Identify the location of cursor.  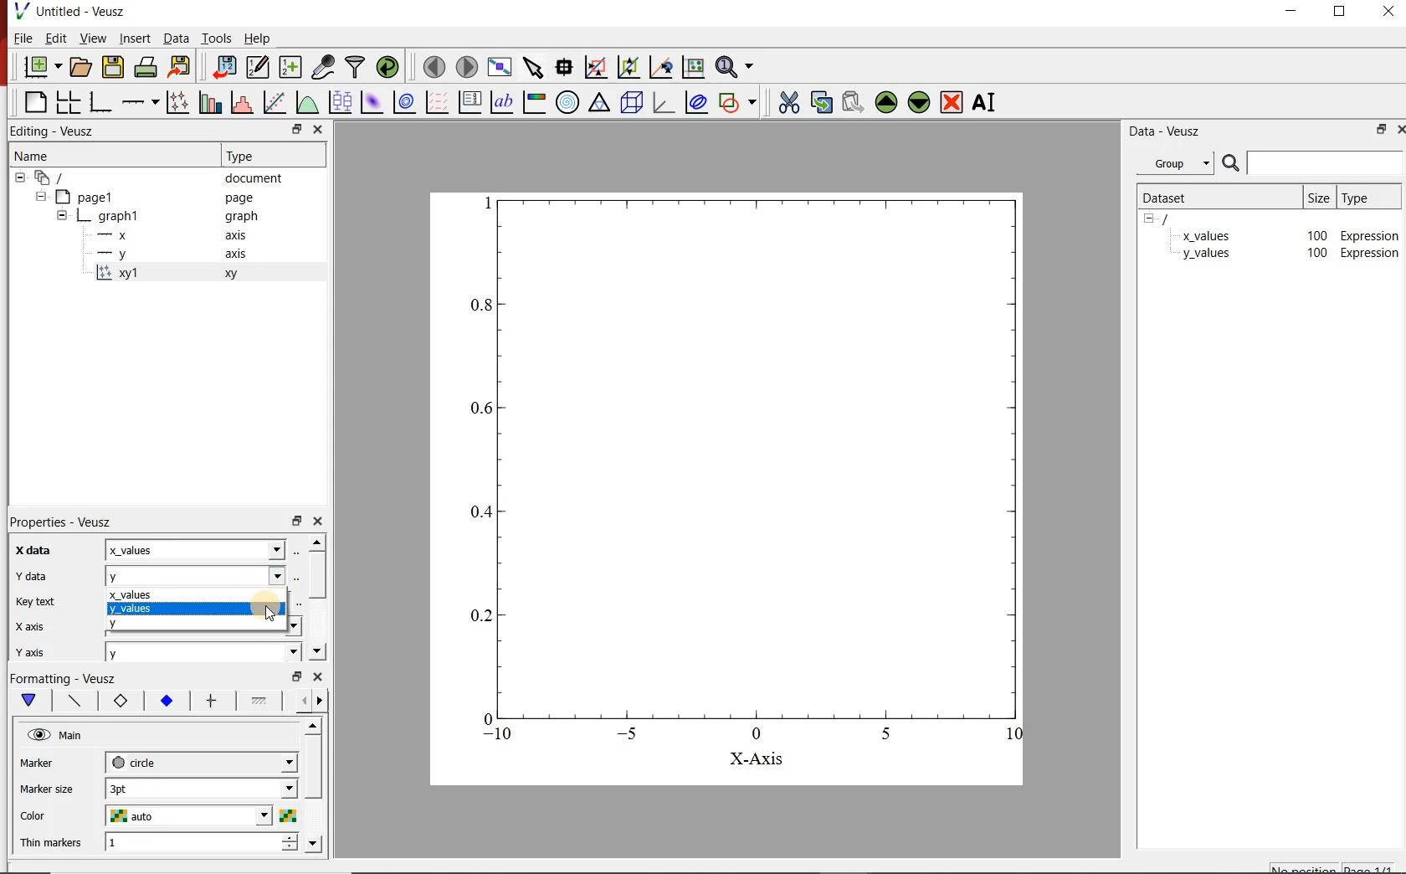
(273, 614).